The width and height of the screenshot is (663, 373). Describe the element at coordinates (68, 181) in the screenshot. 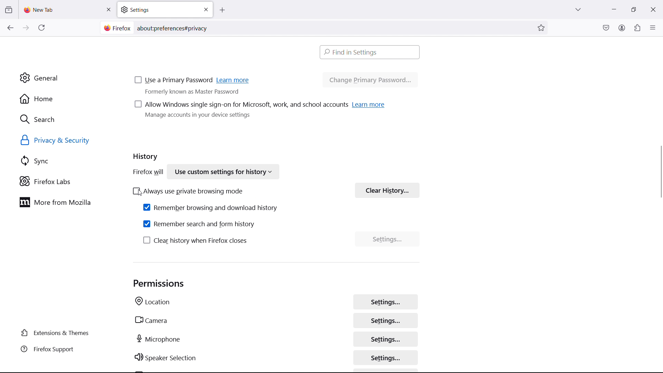

I see `firefox labs` at that location.